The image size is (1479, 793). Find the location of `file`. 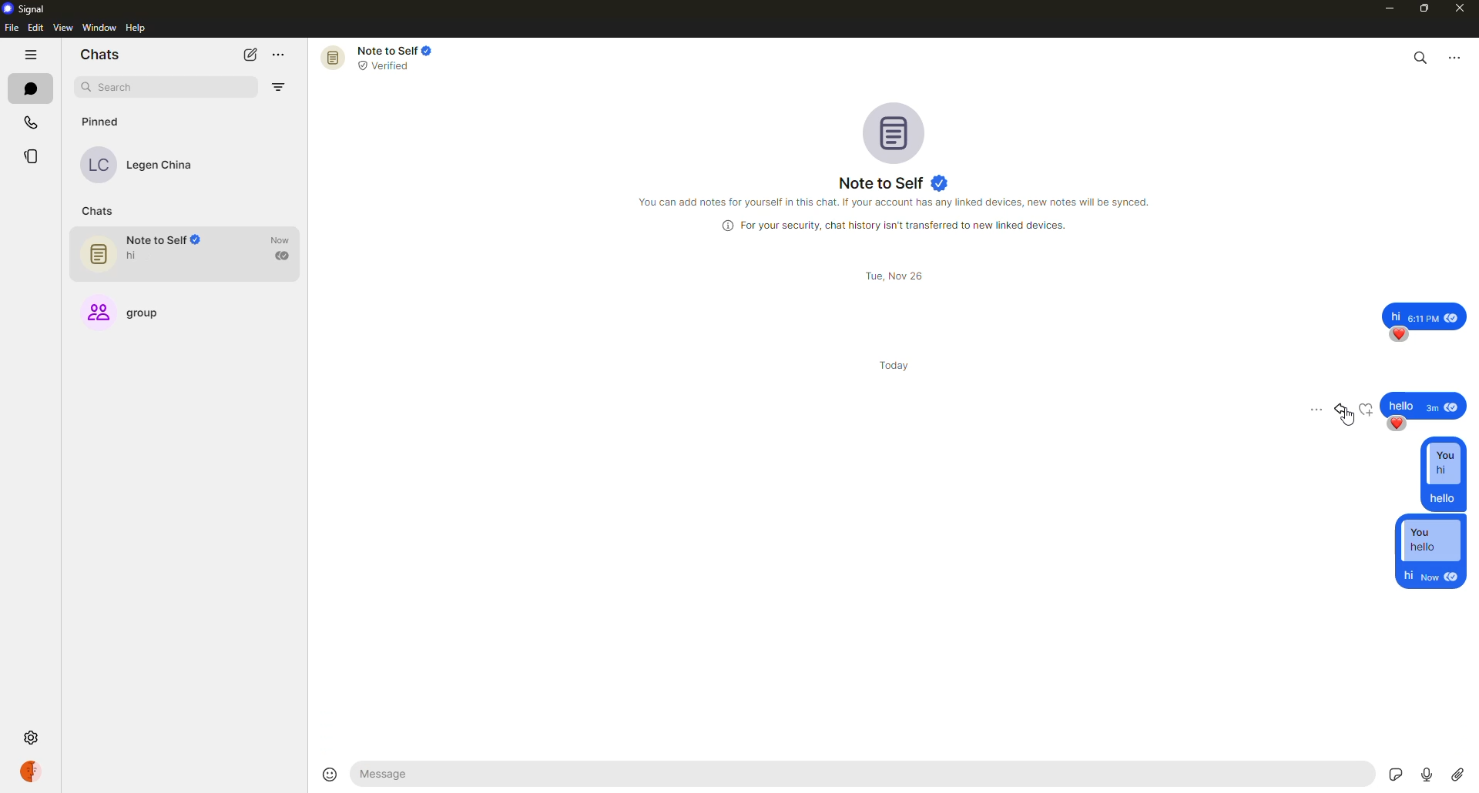

file is located at coordinates (12, 28).